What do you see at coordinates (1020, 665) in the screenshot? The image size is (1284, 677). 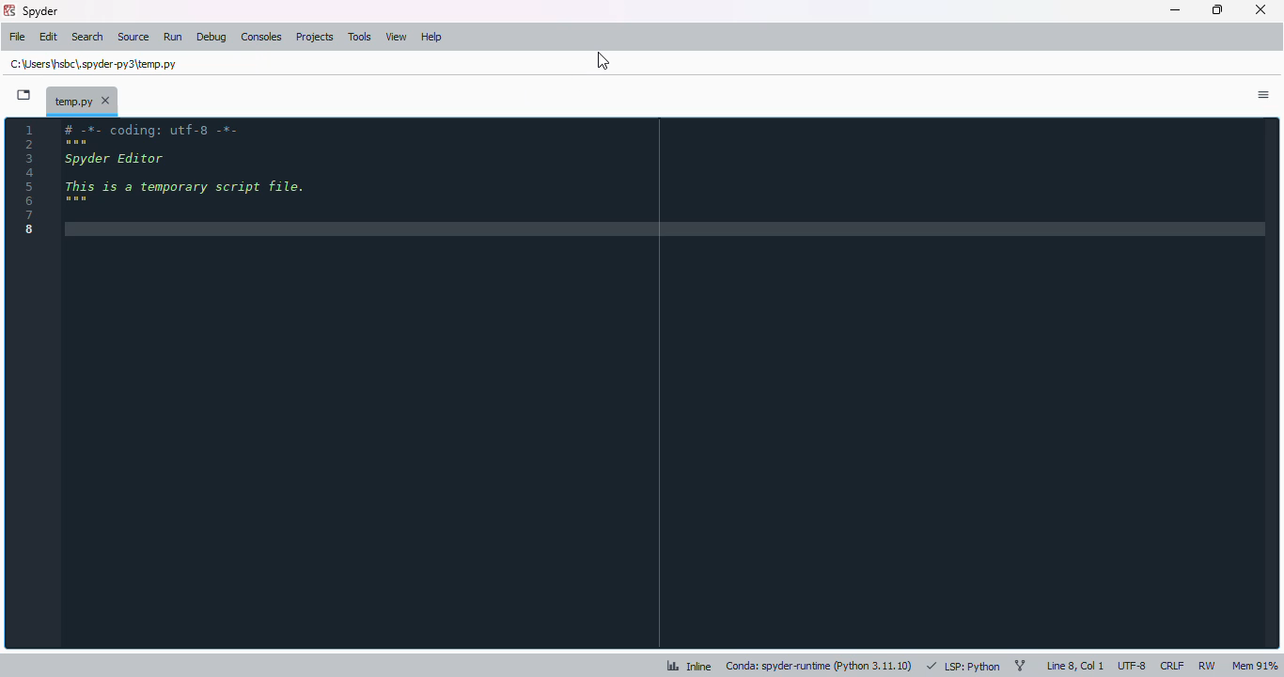 I see `git branch` at bounding box center [1020, 665].